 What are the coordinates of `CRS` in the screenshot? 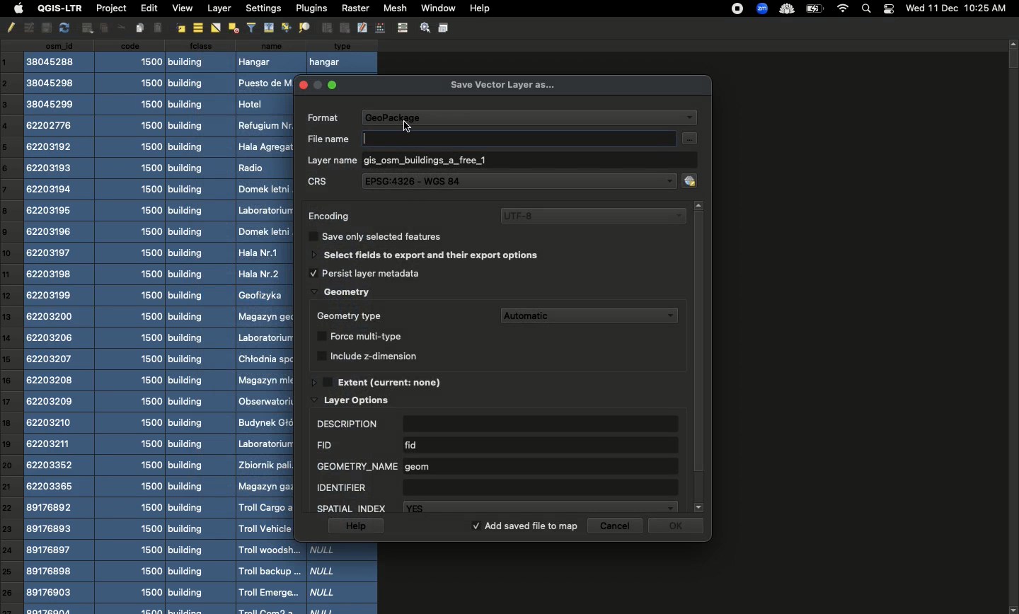 It's located at (326, 183).